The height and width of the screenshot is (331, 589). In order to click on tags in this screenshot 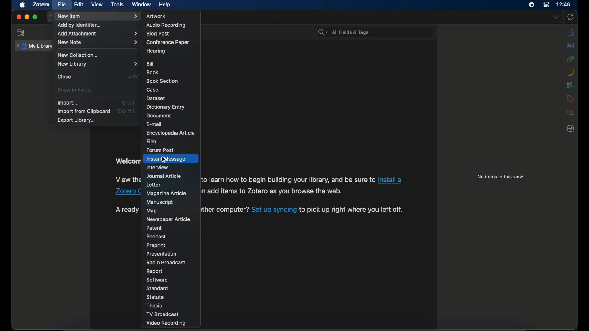, I will do `click(570, 99)`.